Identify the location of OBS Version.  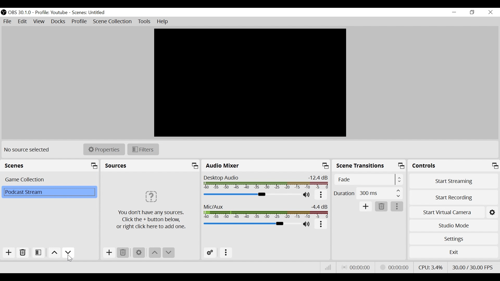
(21, 12).